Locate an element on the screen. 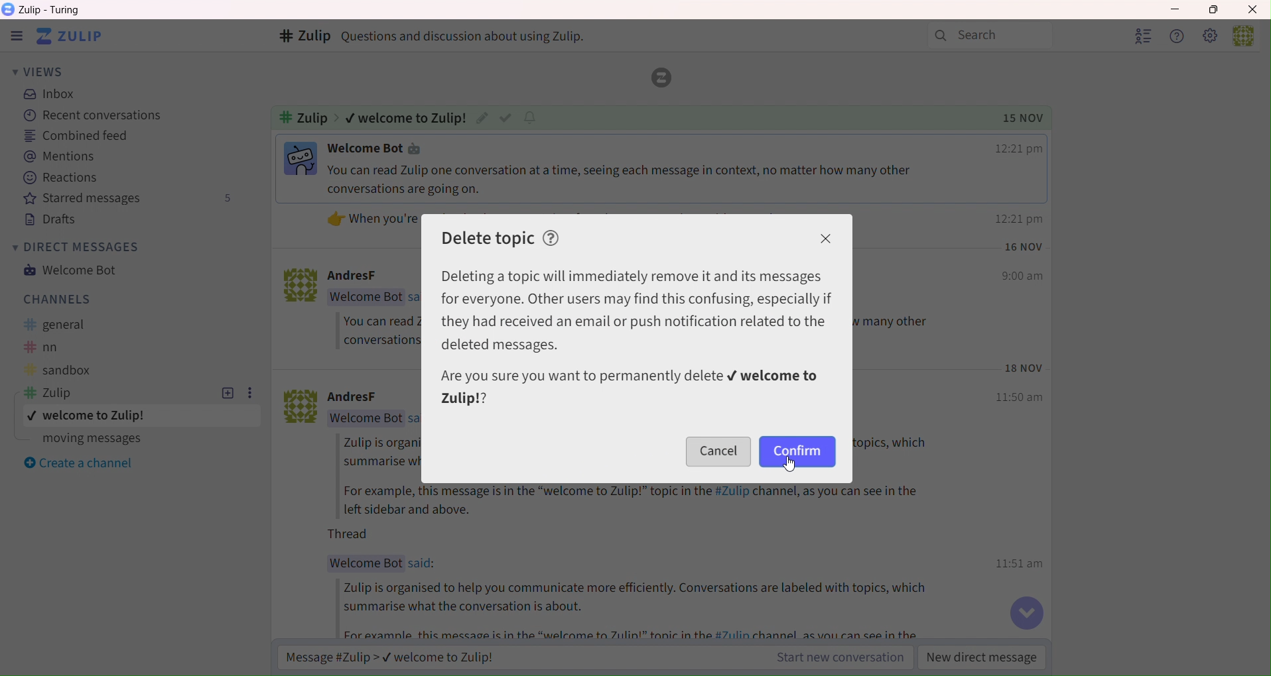 This screenshot has width=1271, height=676. Text is located at coordinates (365, 418).